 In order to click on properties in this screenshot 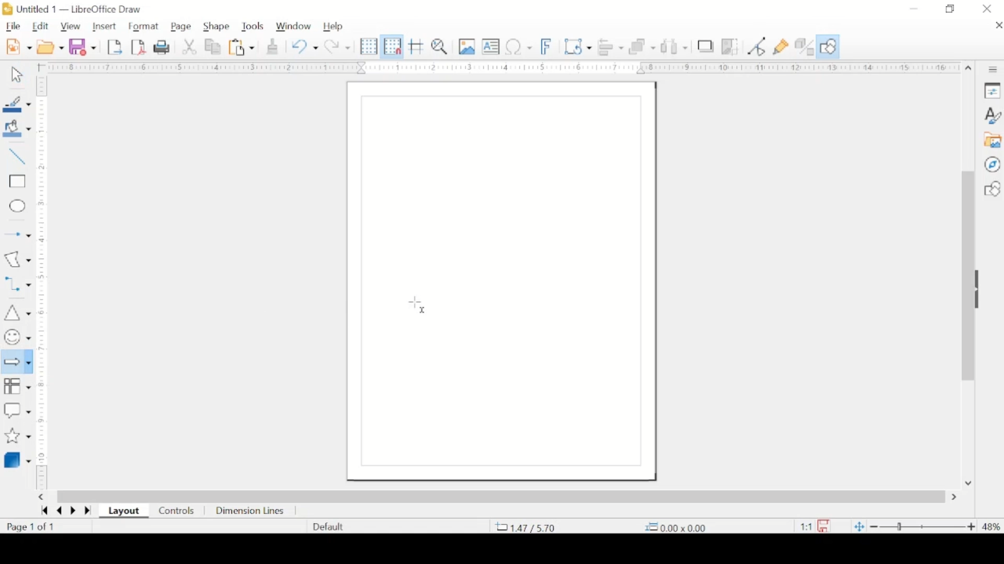, I will do `click(992, 90)`.